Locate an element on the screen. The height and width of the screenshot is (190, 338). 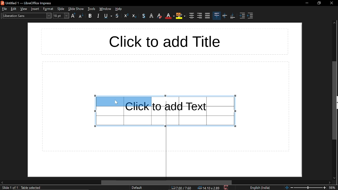
zoom level is located at coordinates (333, 187).